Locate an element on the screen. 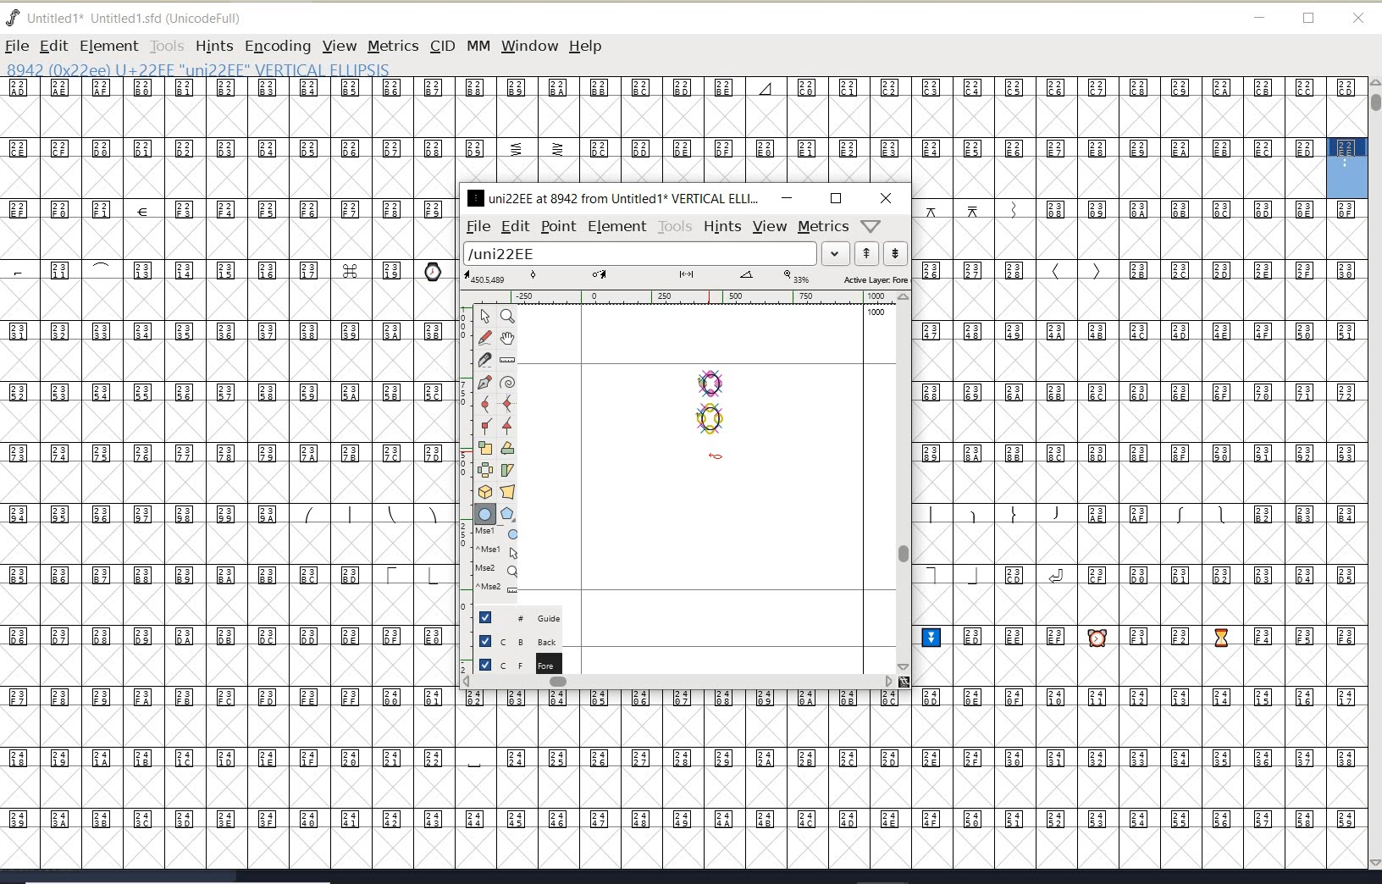 This screenshot has width=1382, height=884. point is located at coordinates (557, 227).